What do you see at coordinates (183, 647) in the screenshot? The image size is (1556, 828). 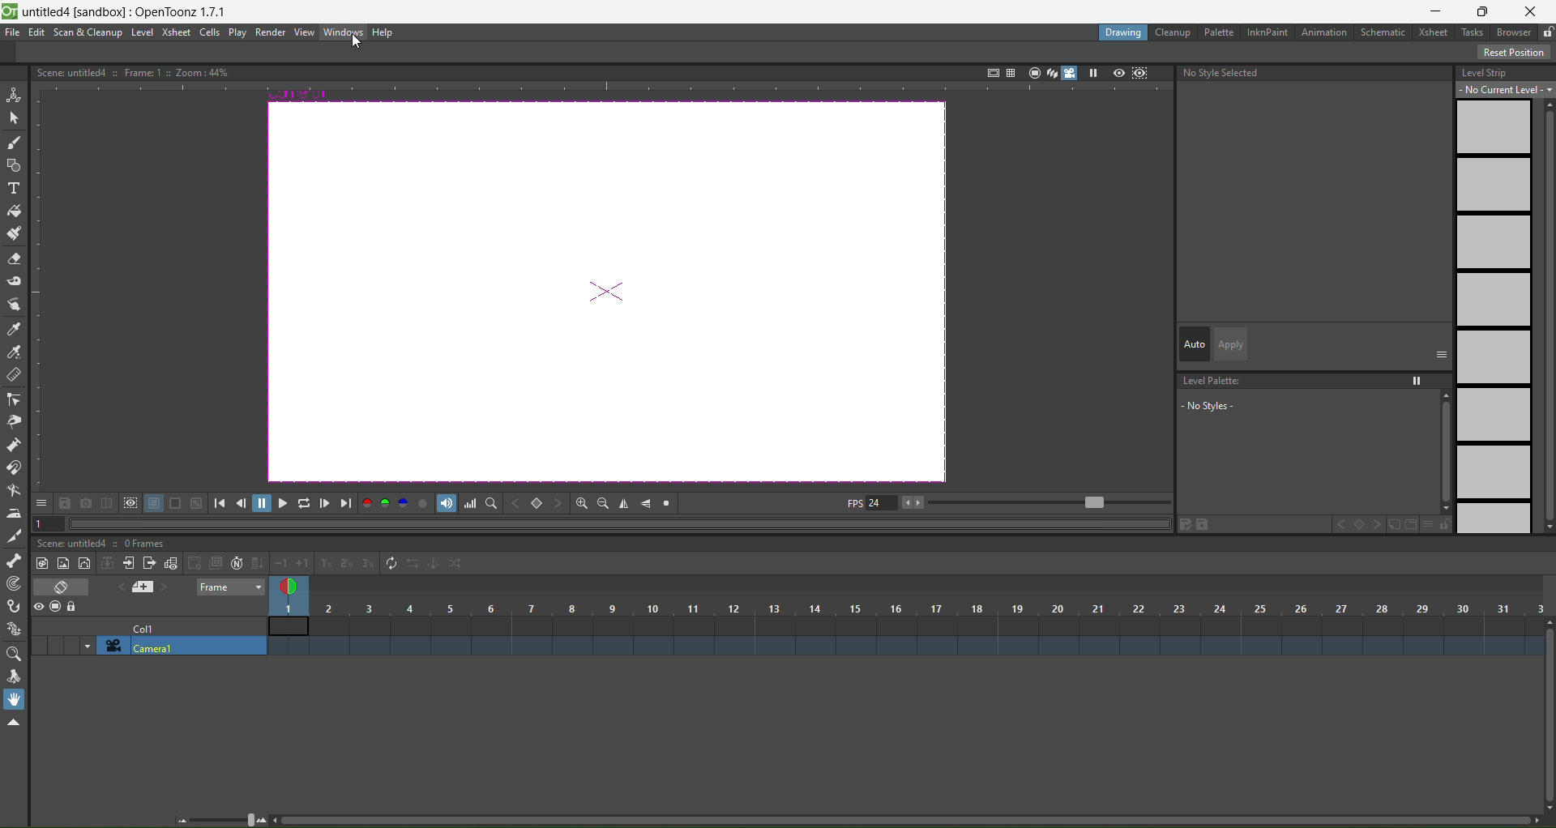 I see `camera1` at bounding box center [183, 647].